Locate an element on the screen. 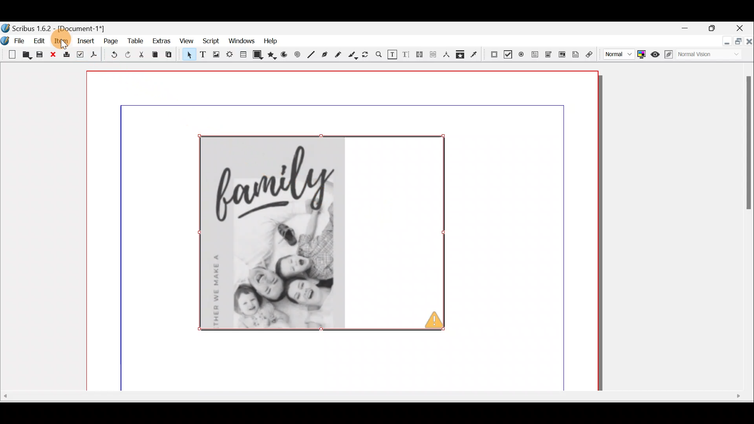 Image resolution: width=754 pixels, height=424 pixels. Edit is located at coordinates (39, 42).